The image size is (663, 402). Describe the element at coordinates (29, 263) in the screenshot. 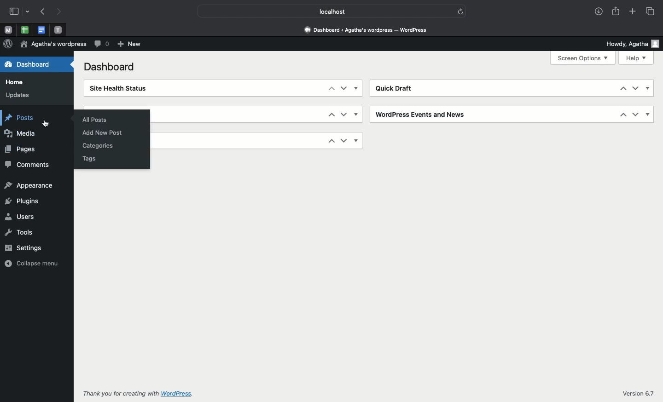

I see `Collapse menu` at that location.